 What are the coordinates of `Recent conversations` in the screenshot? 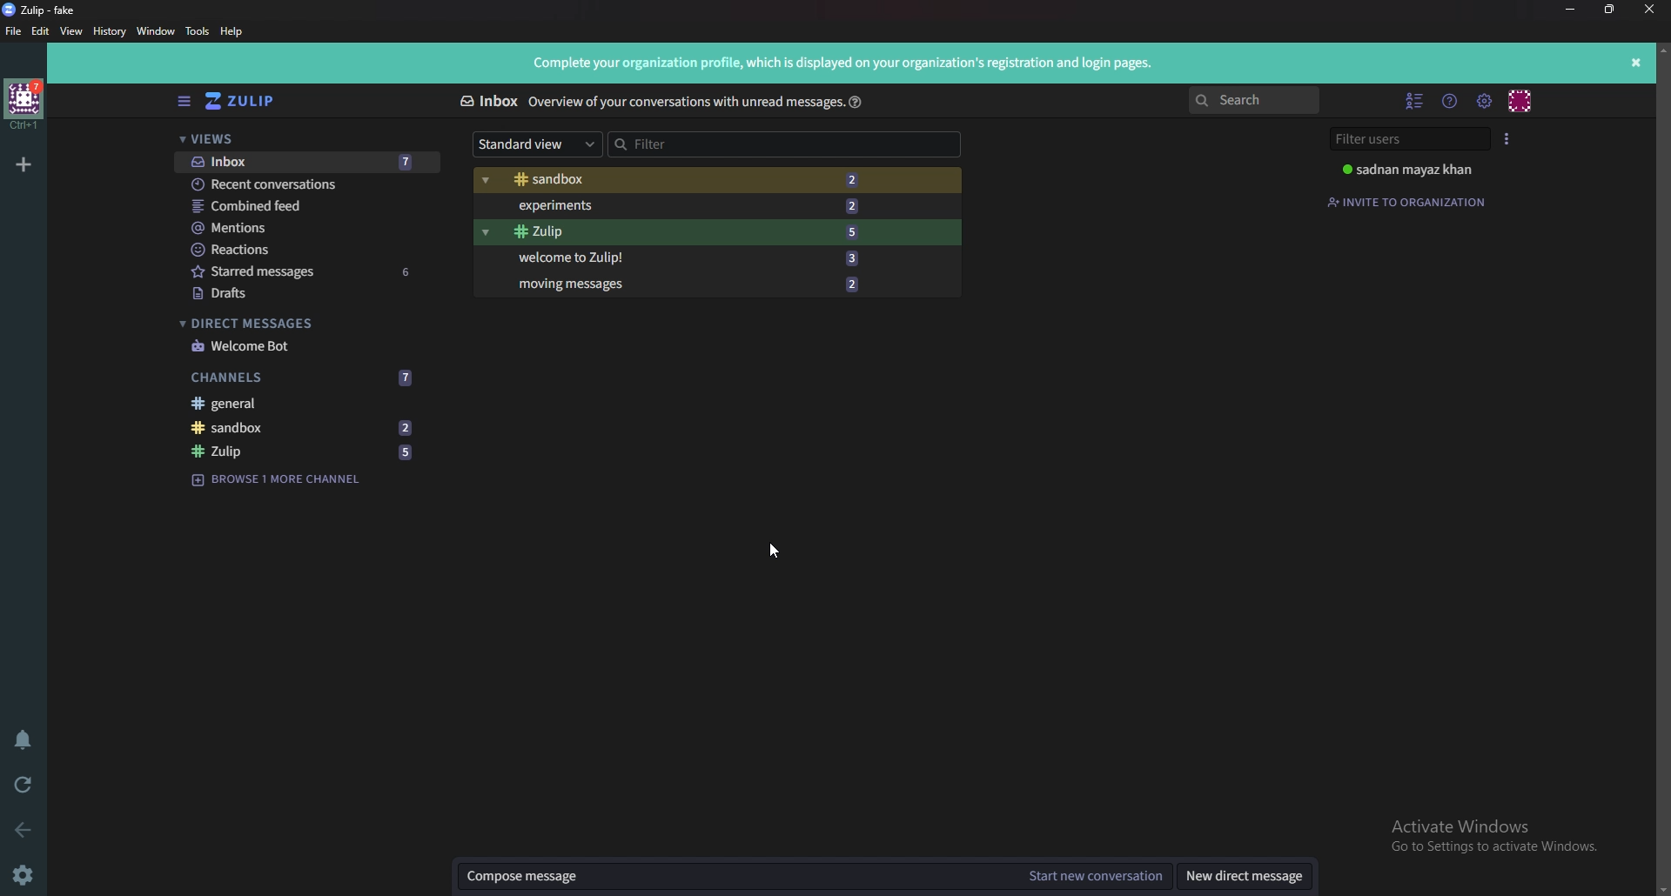 It's located at (303, 185).